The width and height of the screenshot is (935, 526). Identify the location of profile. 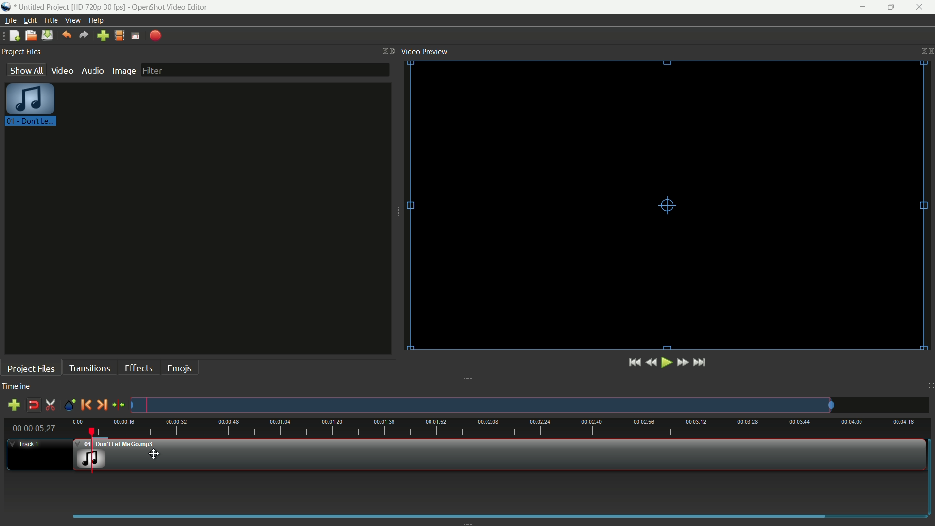
(120, 36).